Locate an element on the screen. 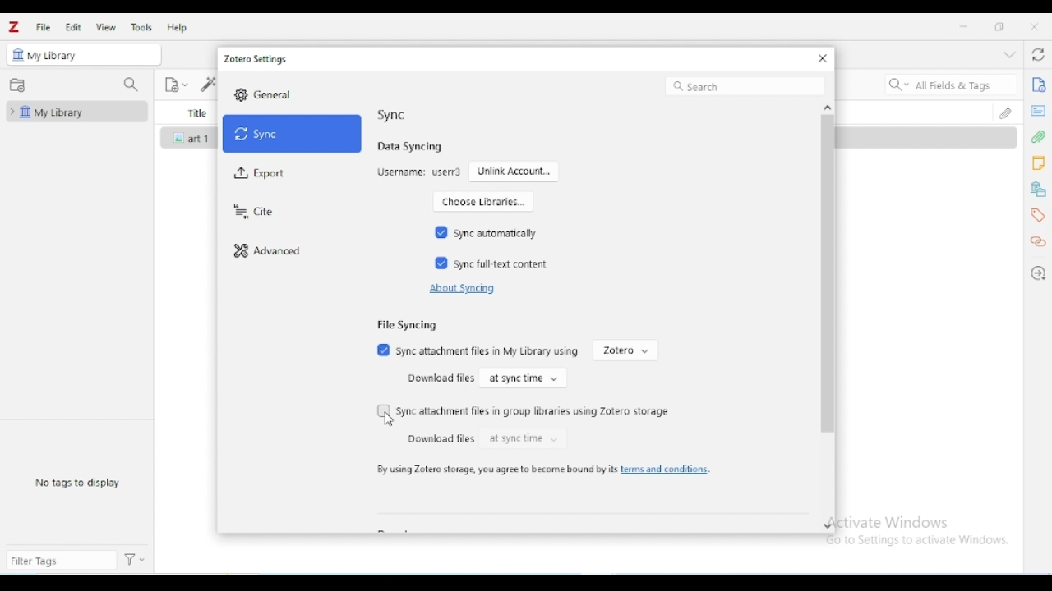 This screenshot has height=591, width=1052. art 1 is located at coordinates (201, 139).